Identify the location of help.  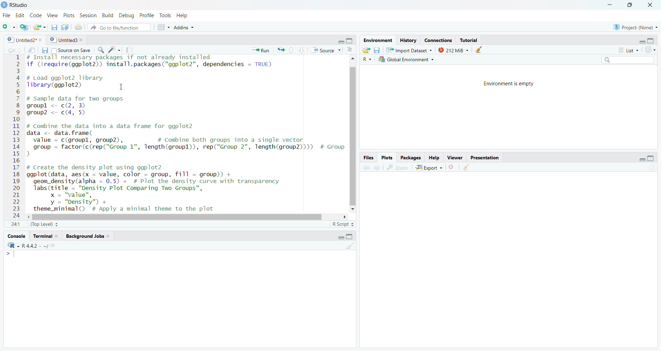
(433, 157).